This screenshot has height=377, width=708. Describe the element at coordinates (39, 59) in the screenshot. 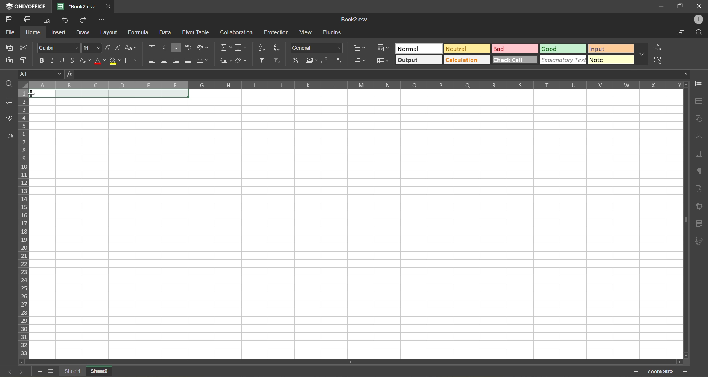

I see `bold` at that location.